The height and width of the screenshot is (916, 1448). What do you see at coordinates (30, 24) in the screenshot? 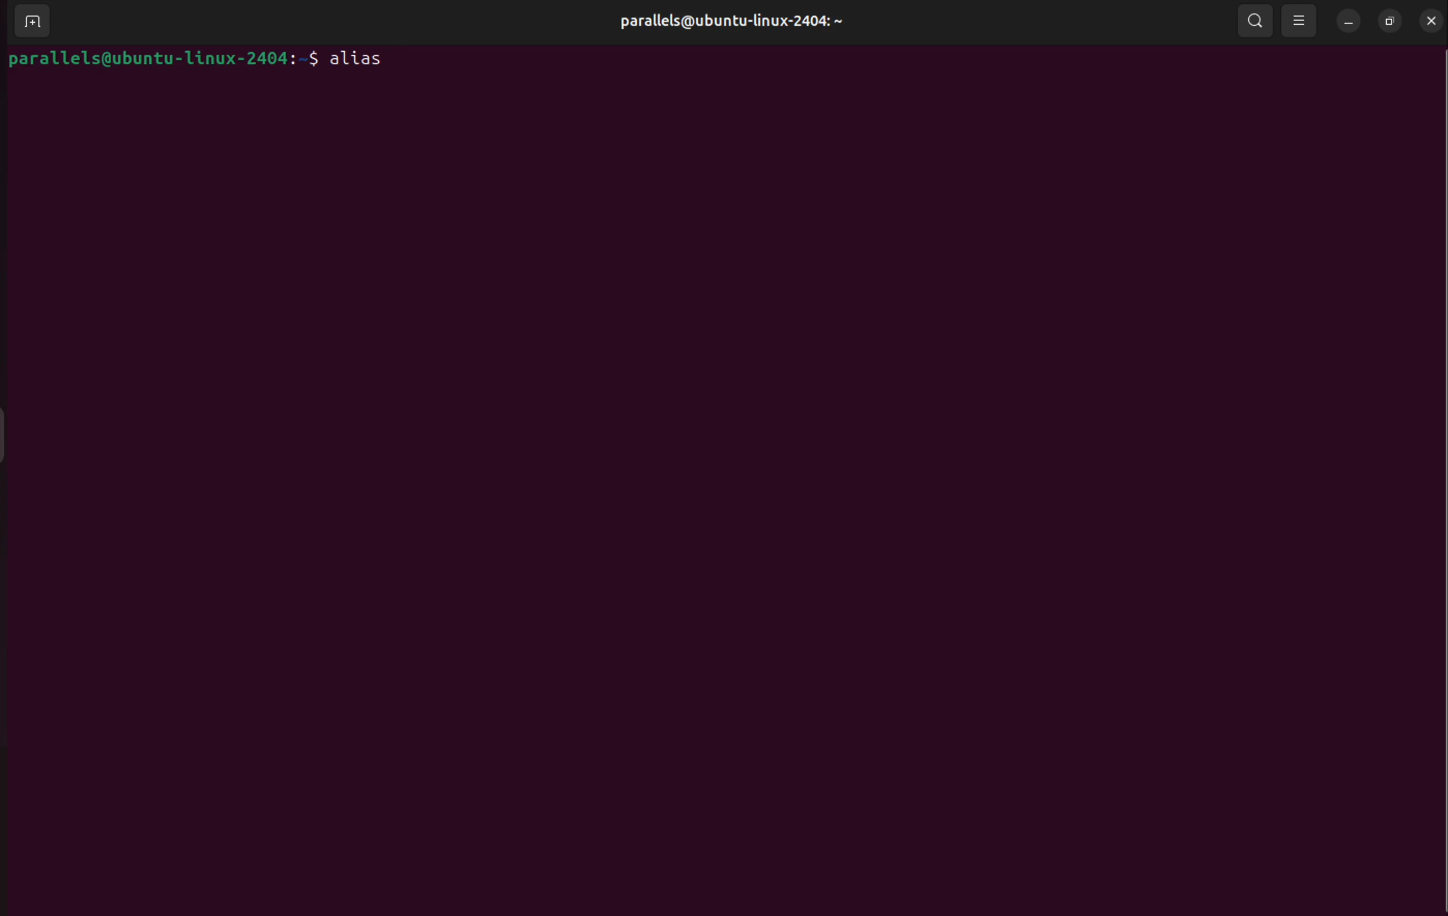
I see `add terminal` at bounding box center [30, 24].